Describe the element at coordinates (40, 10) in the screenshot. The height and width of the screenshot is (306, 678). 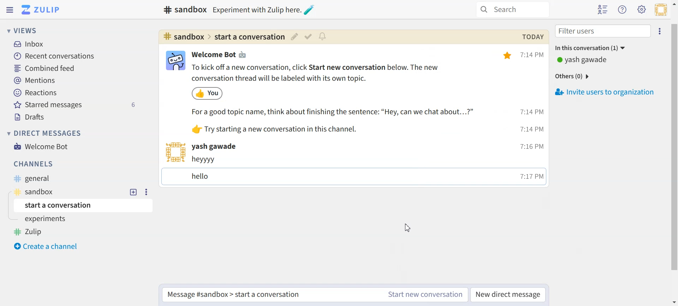
I see `Logo` at that location.